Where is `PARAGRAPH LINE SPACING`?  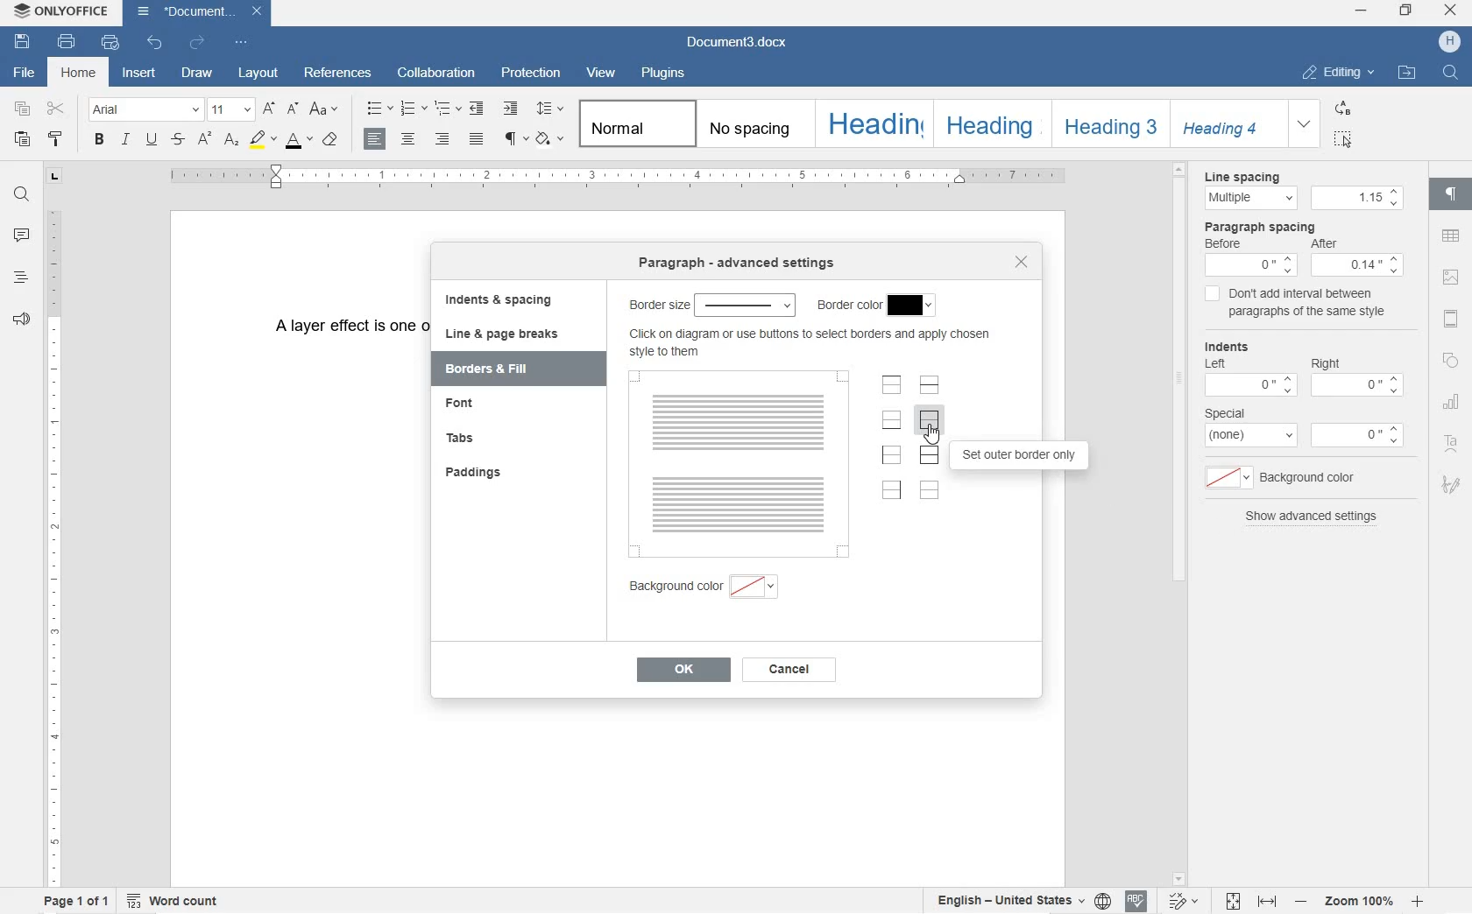
PARAGRAPH LINE SPACING is located at coordinates (550, 109).